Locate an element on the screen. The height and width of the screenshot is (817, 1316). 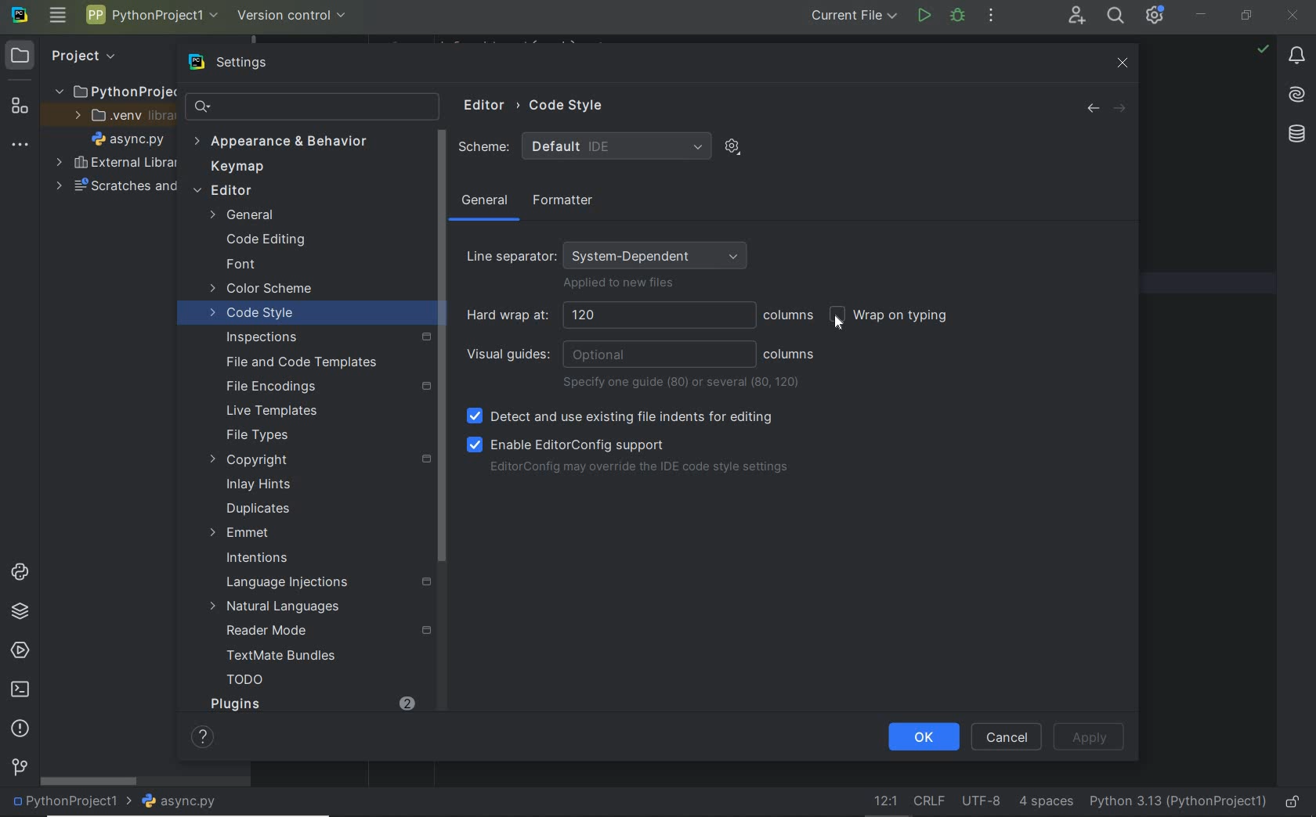
APPLY is located at coordinates (1095, 737).